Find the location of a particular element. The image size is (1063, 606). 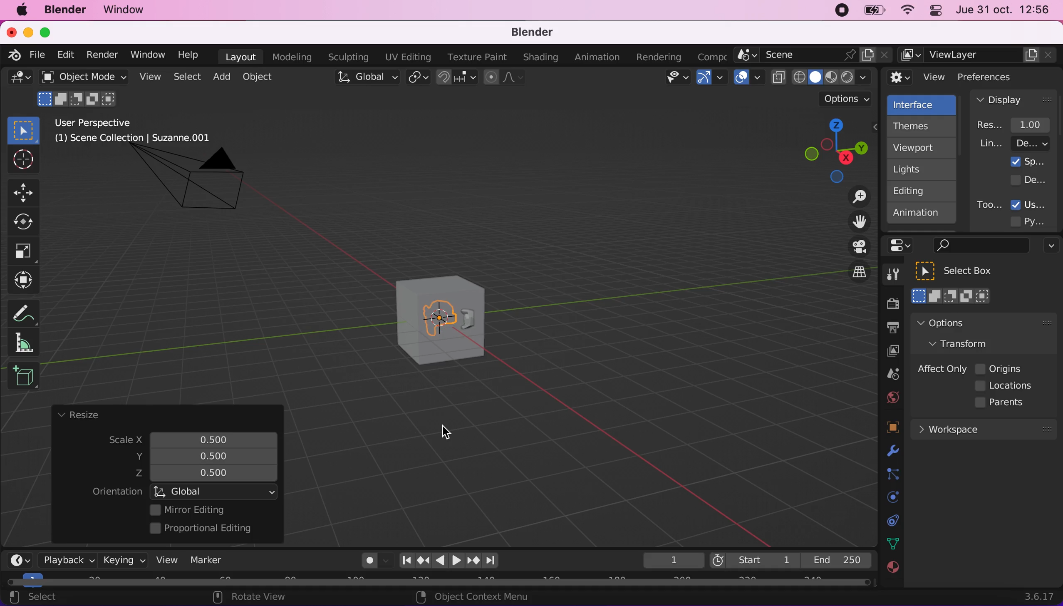

object context menu is located at coordinates (475, 596).